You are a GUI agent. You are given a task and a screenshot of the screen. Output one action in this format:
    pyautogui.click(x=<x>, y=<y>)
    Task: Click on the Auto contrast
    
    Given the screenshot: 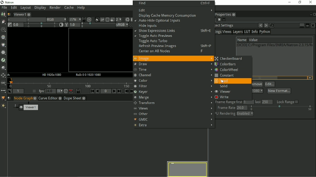 What is the action you would take?
    pyautogui.click(x=60, y=25)
    